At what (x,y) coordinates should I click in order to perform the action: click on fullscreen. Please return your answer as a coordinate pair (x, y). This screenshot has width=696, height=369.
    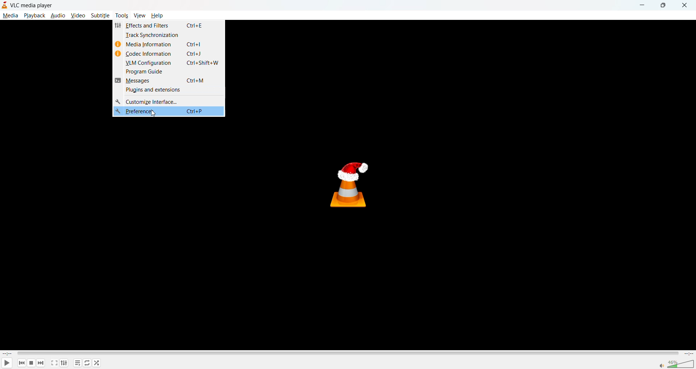
    Looking at the image, I should click on (54, 362).